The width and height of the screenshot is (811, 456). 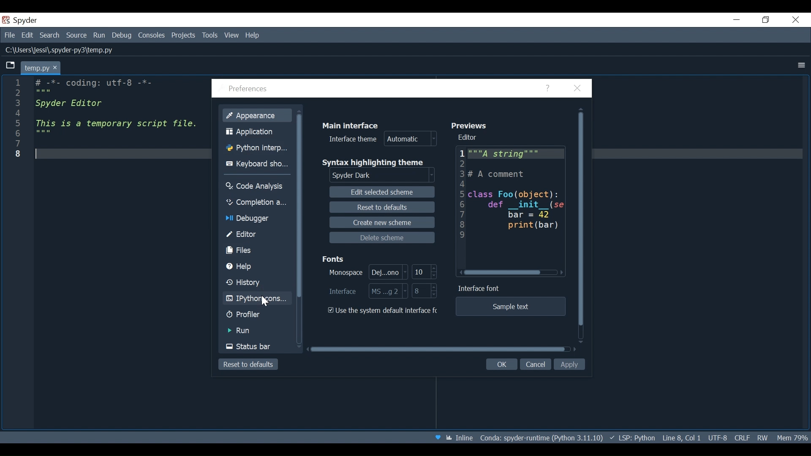 What do you see at coordinates (256, 235) in the screenshot?
I see `Editor` at bounding box center [256, 235].